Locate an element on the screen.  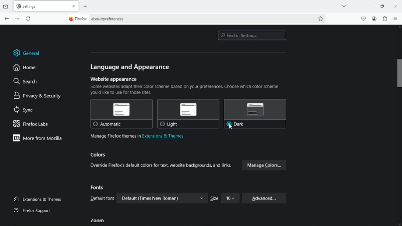
home is located at coordinates (24, 67).